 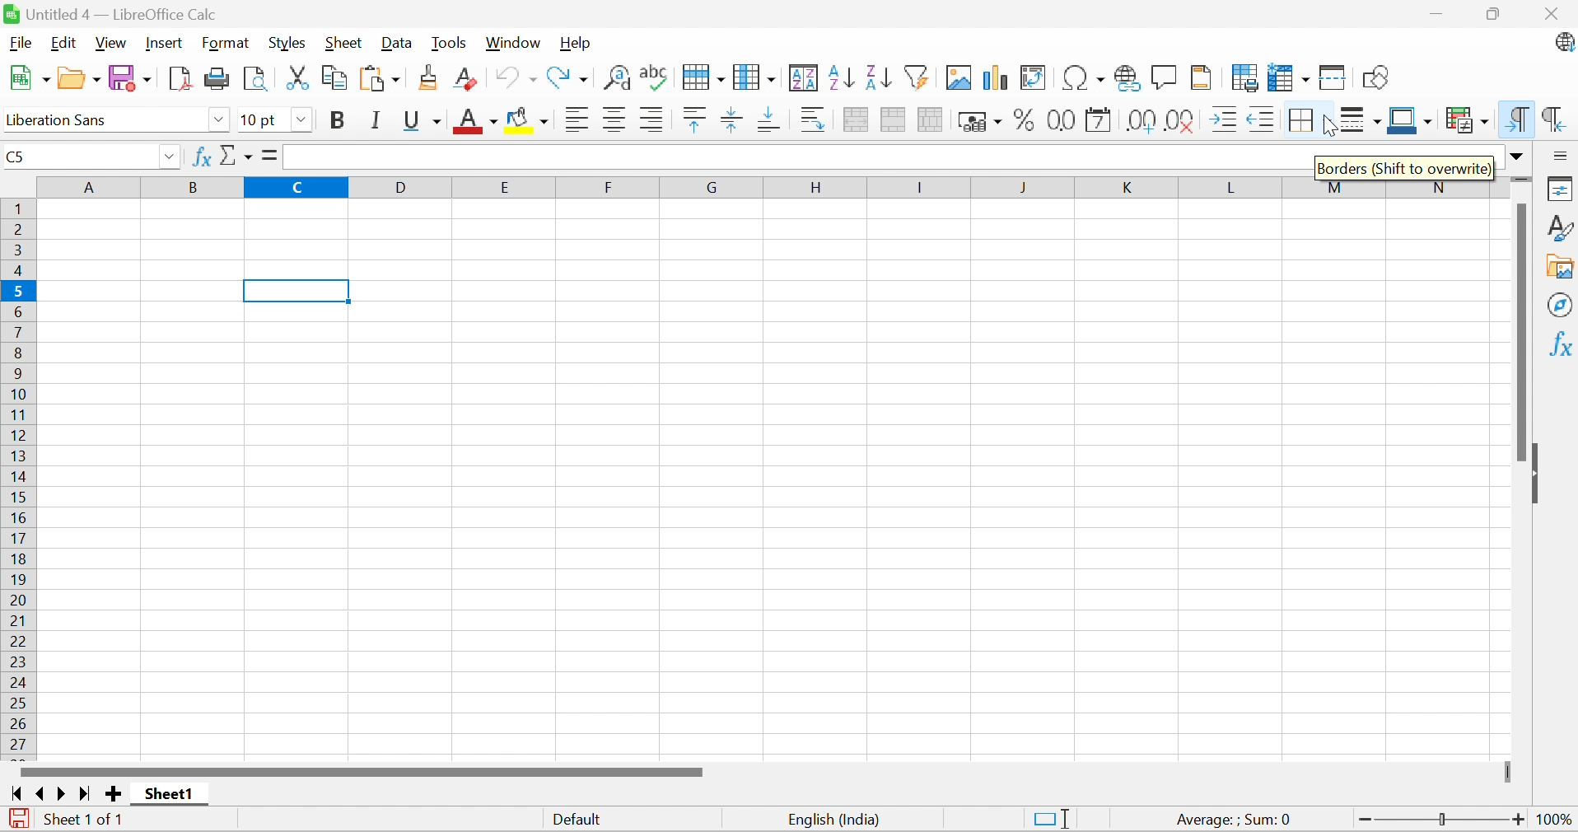 I want to click on Scroll bar, so click(x=361, y=771).